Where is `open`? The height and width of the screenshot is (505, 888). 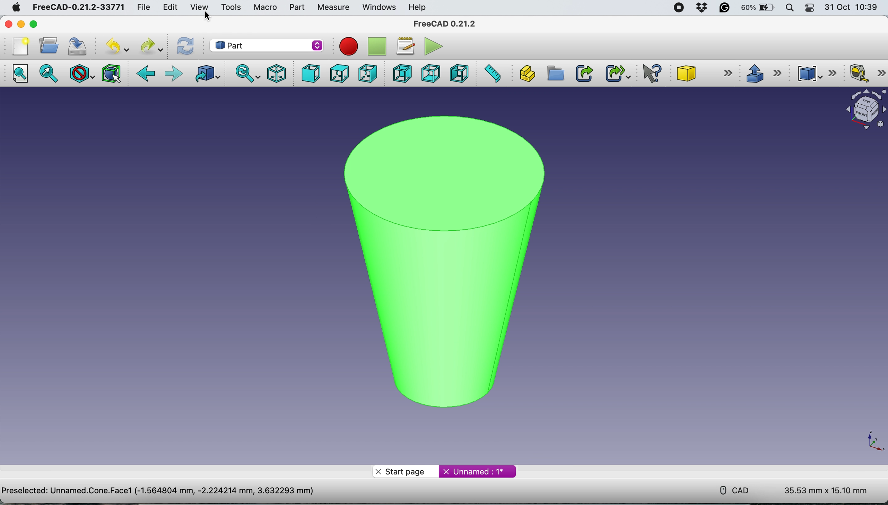 open is located at coordinates (47, 45).